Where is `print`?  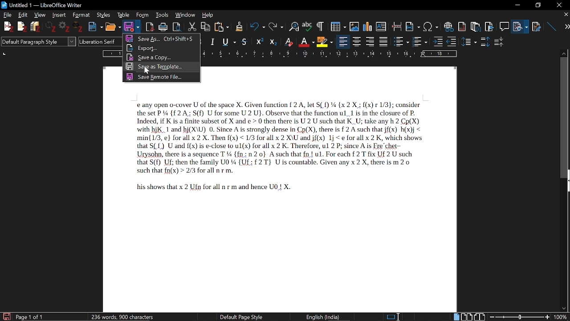
print is located at coordinates (163, 26).